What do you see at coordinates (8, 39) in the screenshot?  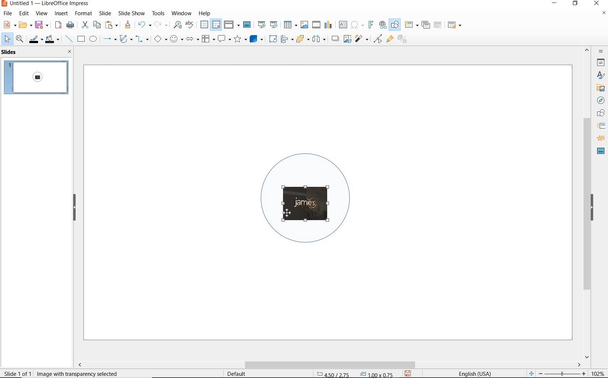 I see `select` at bounding box center [8, 39].